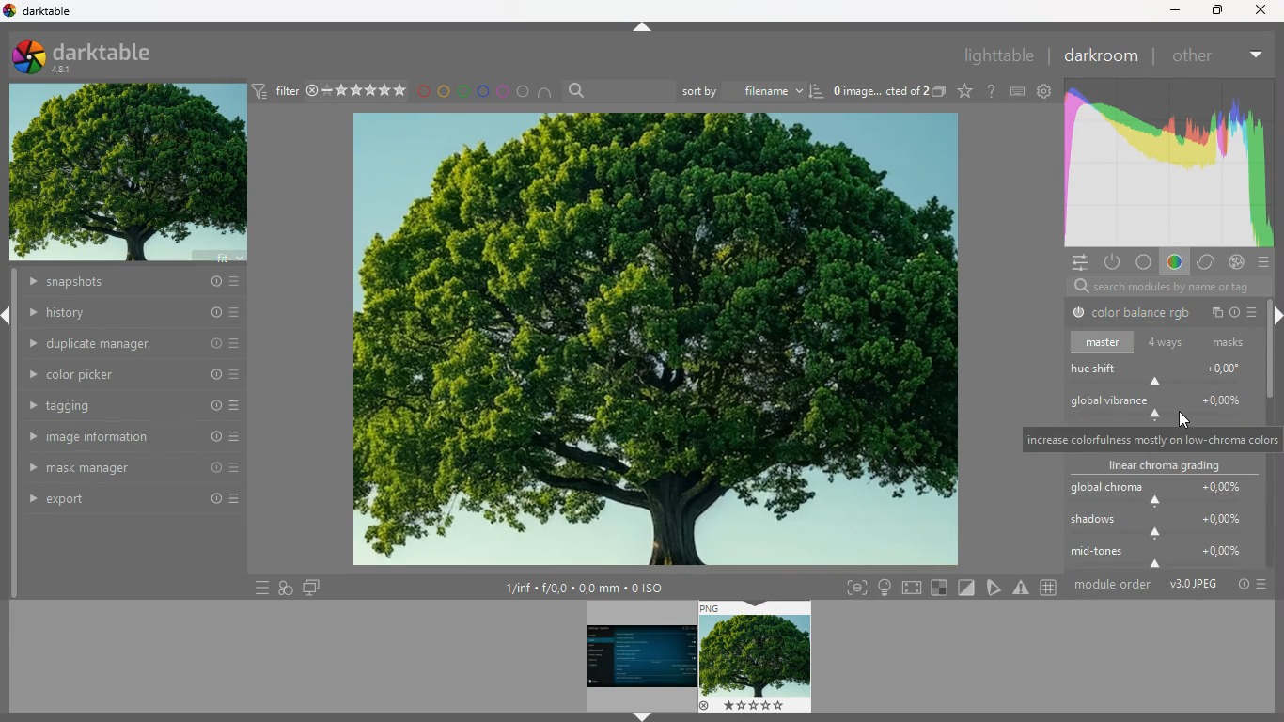  I want to click on darkroom, so click(1100, 55).